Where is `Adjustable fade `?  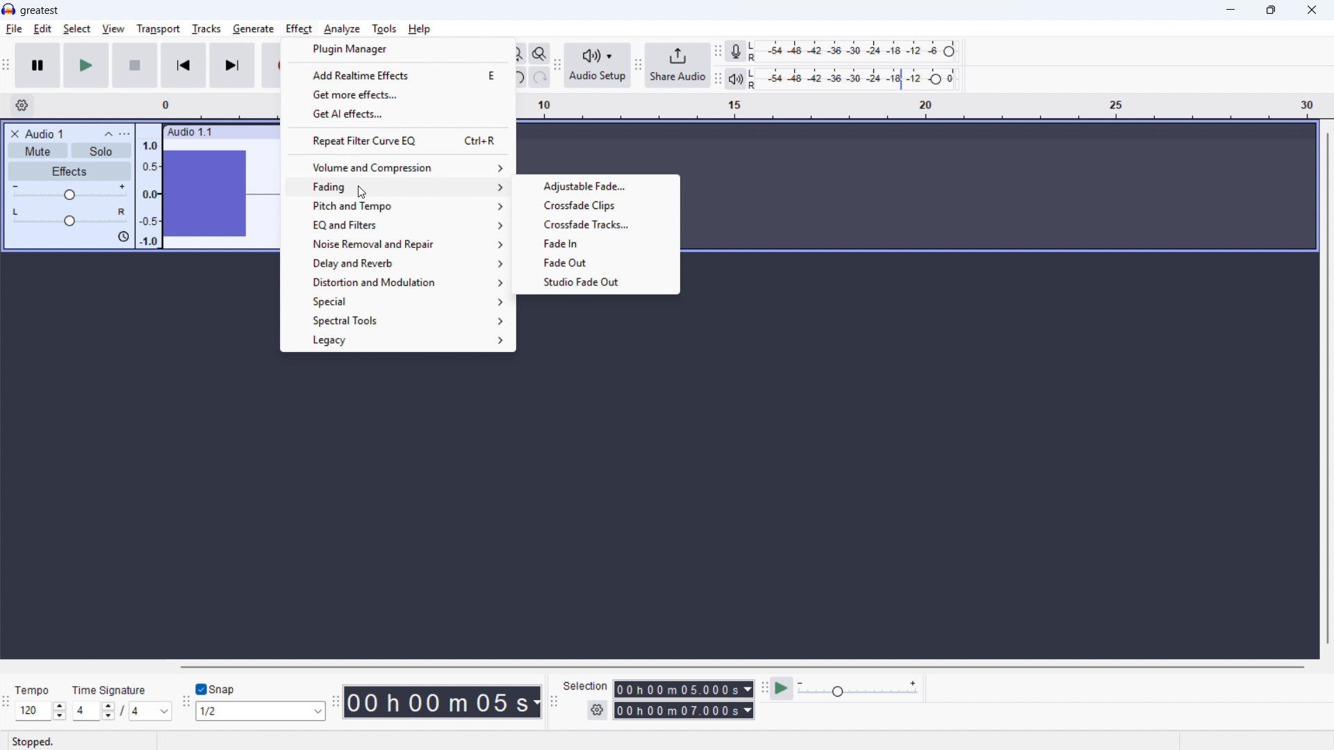 Adjustable fade  is located at coordinates (597, 187).